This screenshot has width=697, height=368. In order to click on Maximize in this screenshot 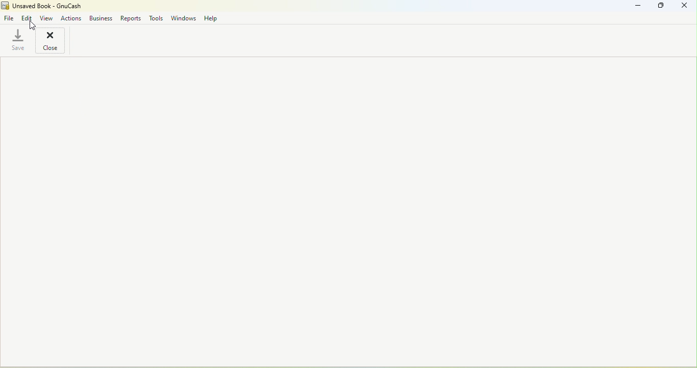, I will do `click(664, 8)`.